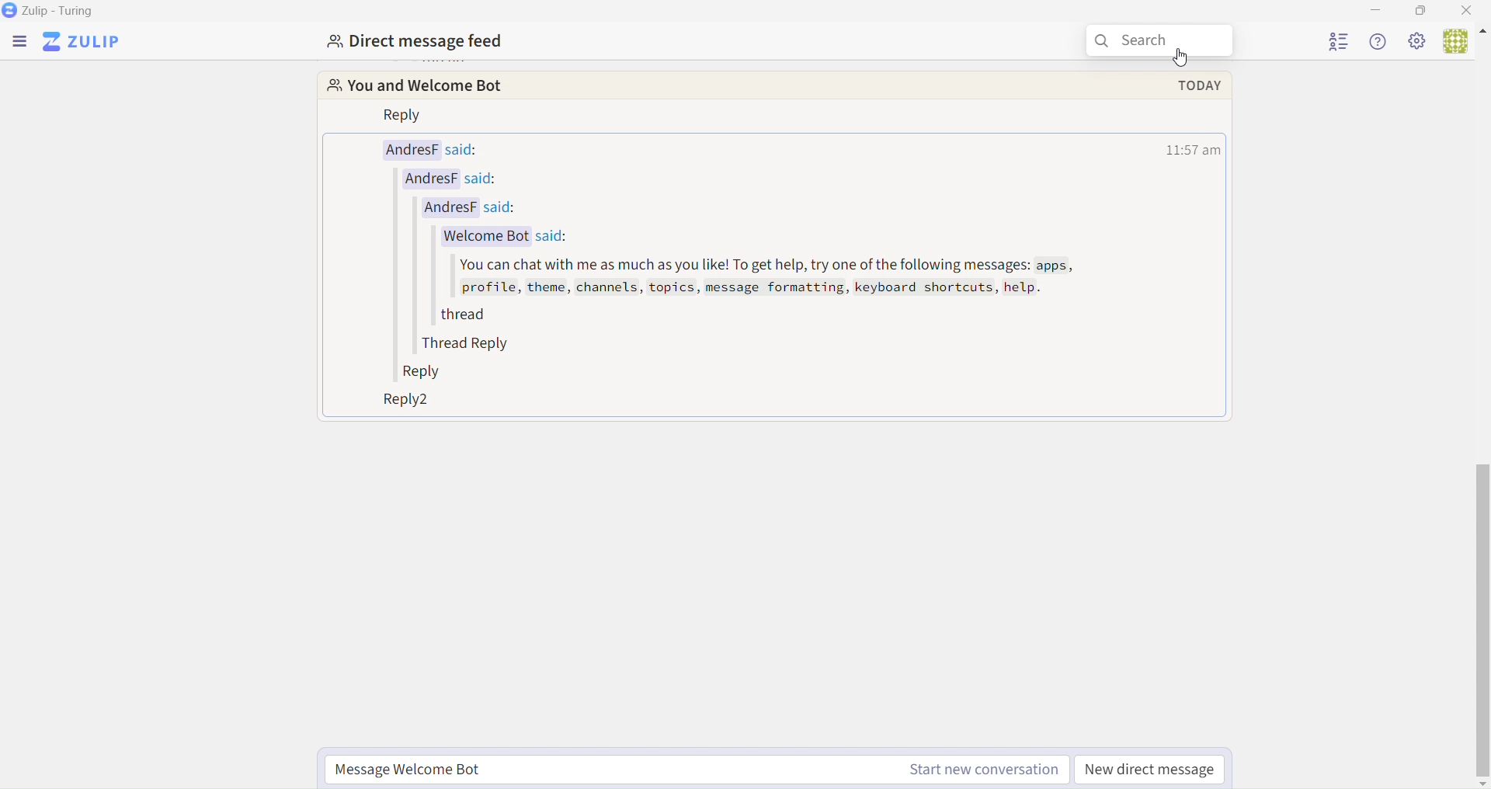 This screenshot has width=1491, height=789. What do you see at coordinates (1464, 42) in the screenshot?
I see `Users` at bounding box center [1464, 42].